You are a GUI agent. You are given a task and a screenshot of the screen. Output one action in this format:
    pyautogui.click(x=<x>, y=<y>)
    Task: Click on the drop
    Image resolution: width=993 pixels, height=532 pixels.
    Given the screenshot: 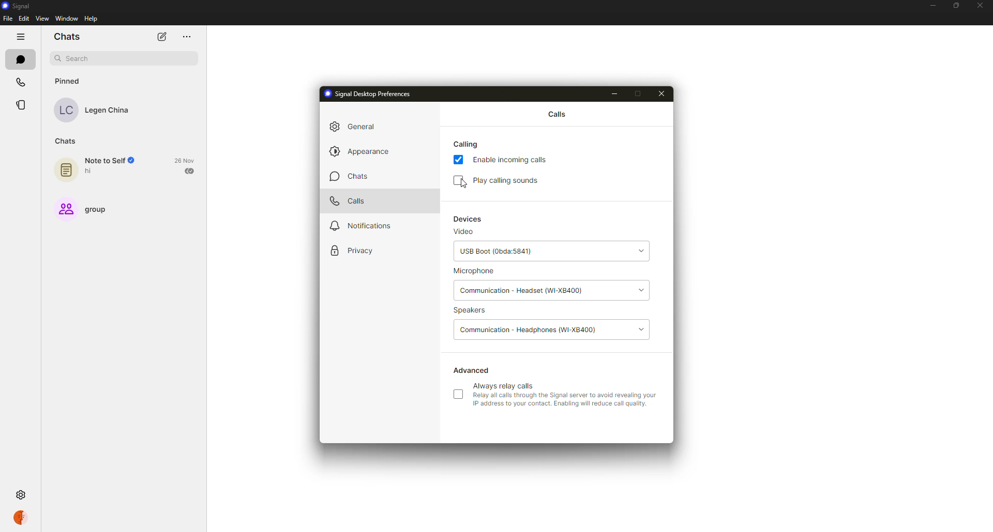 What is the action you would take?
    pyautogui.click(x=643, y=287)
    